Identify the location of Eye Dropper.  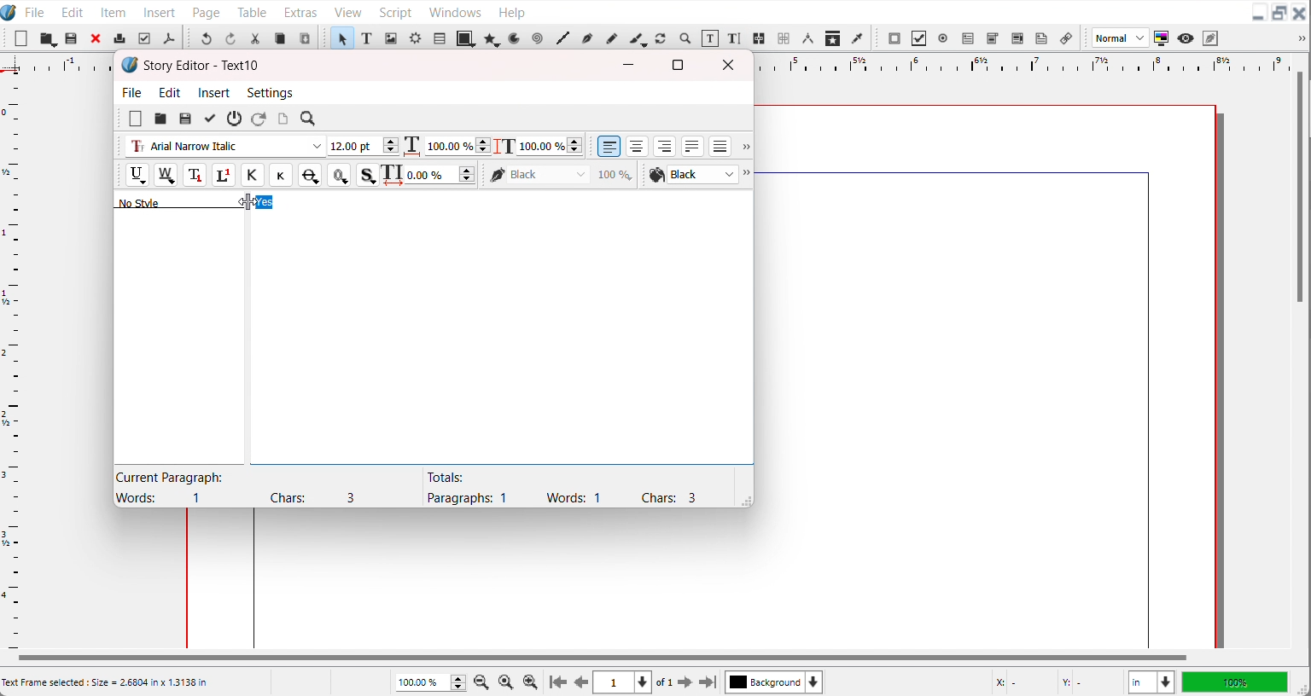
(859, 38).